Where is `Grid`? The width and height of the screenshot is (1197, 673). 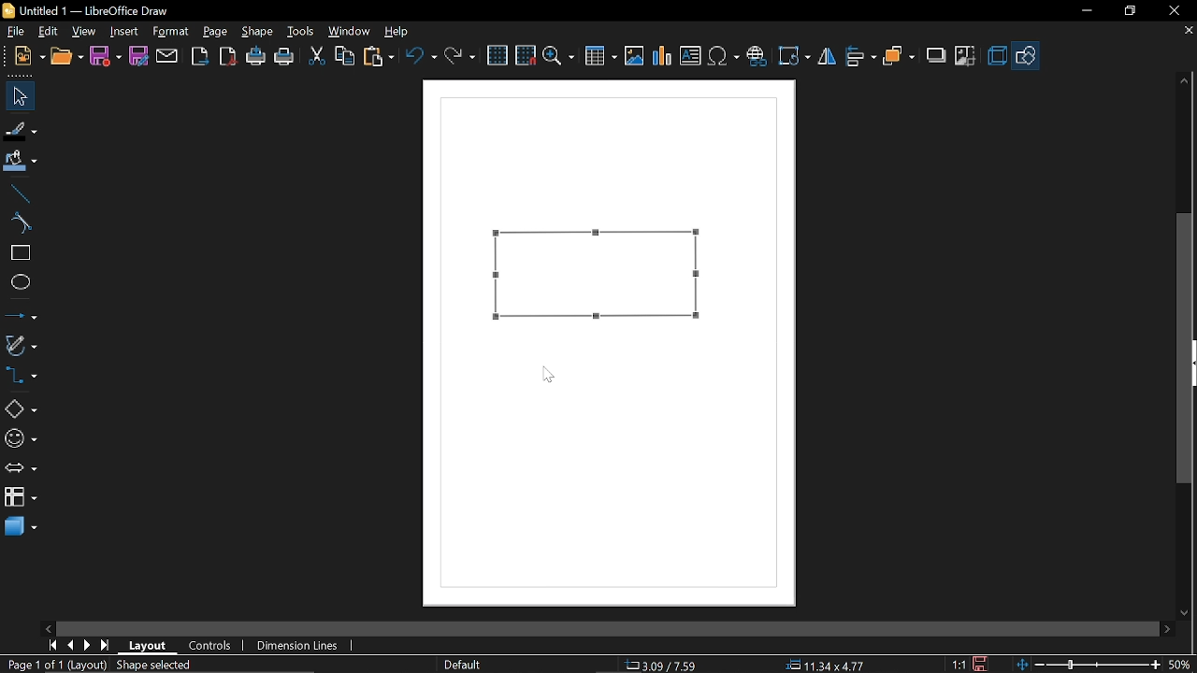
Grid is located at coordinates (498, 55).